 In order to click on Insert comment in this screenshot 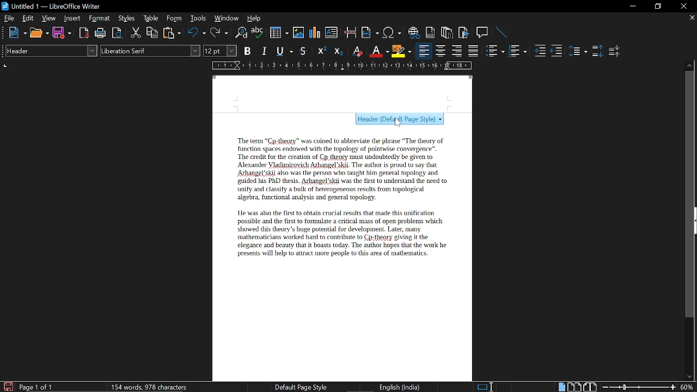, I will do `click(484, 33)`.